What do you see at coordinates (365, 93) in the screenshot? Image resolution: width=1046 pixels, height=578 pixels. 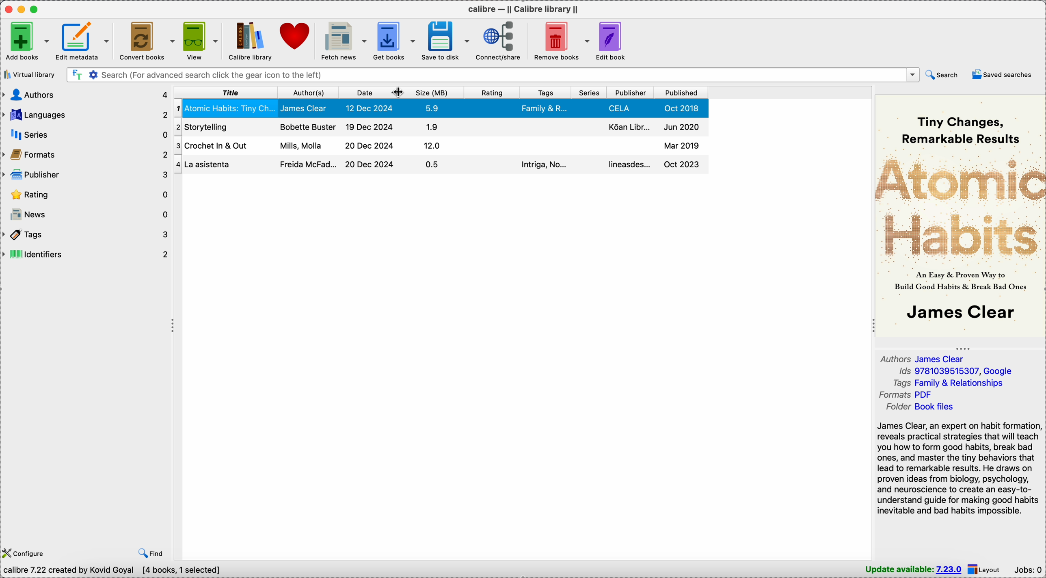 I see `date` at bounding box center [365, 93].